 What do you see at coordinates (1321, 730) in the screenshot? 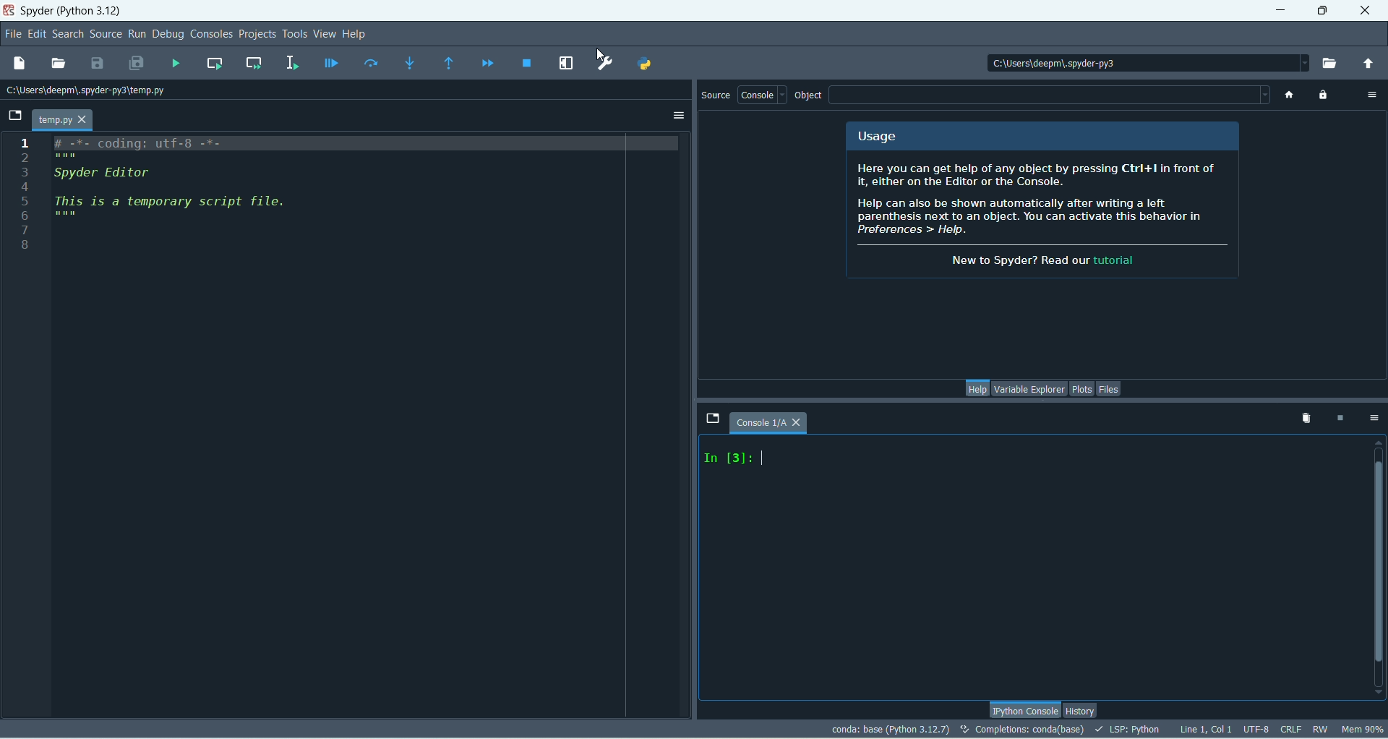
I see `RW` at bounding box center [1321, 730].